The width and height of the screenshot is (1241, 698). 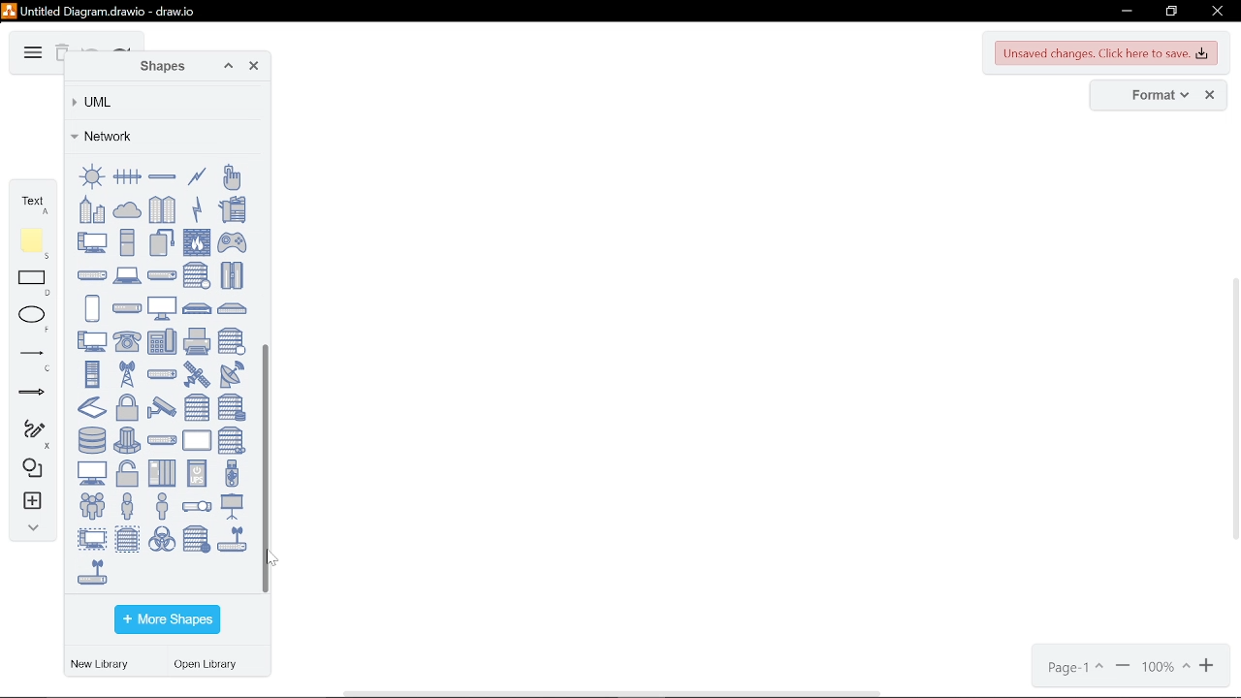 What do you see at coordinates (197, 275) in the screenshot?
I see `mail server` at bounding box center [197, 275].